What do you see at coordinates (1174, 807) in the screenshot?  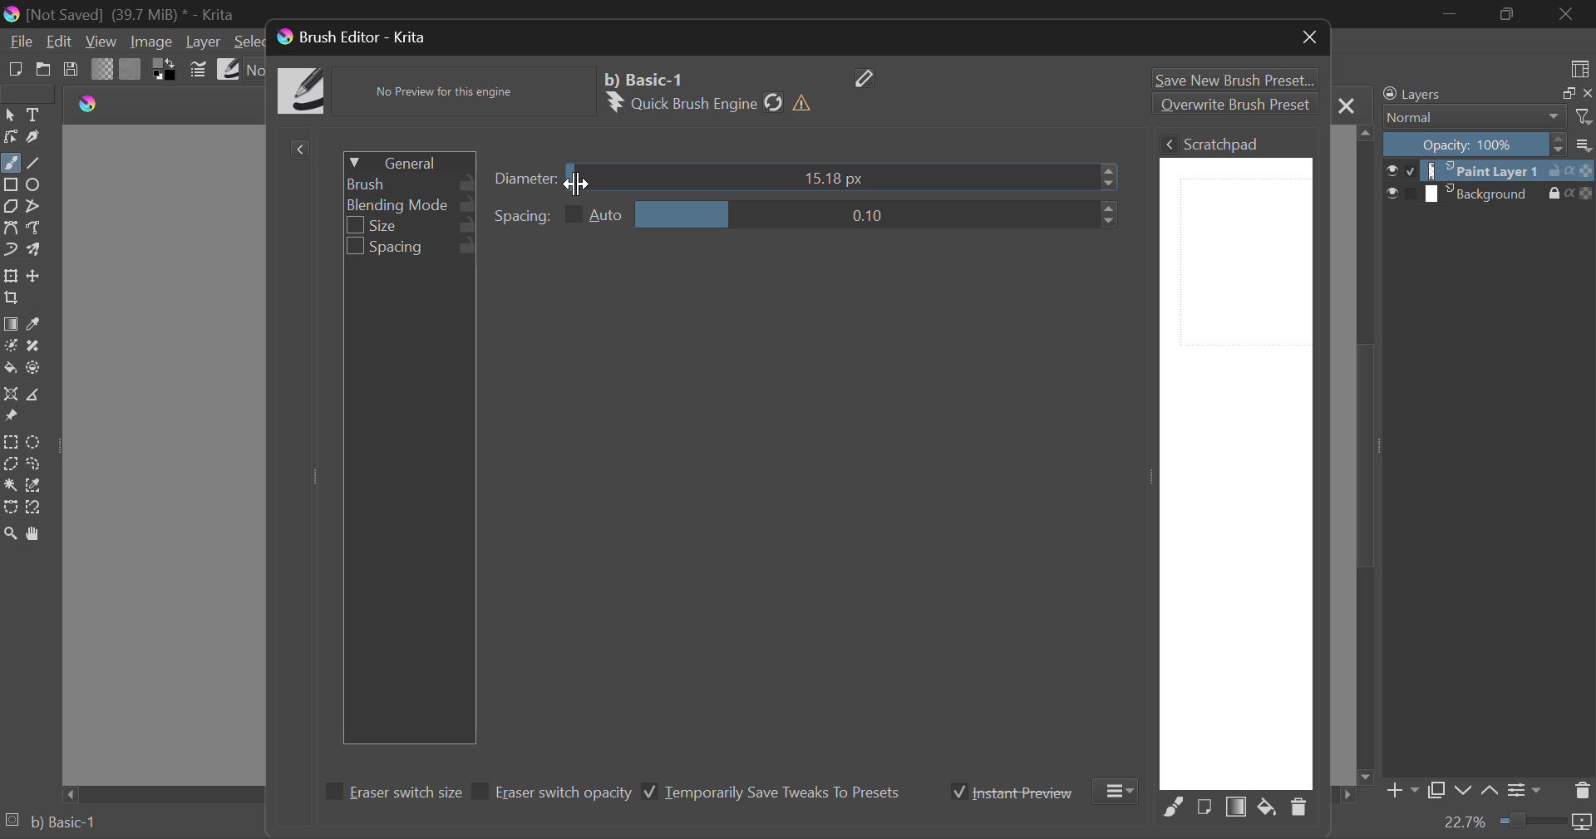 I see `Fill Area with Selected Brush Preset` at bounding box center [1174, 807].